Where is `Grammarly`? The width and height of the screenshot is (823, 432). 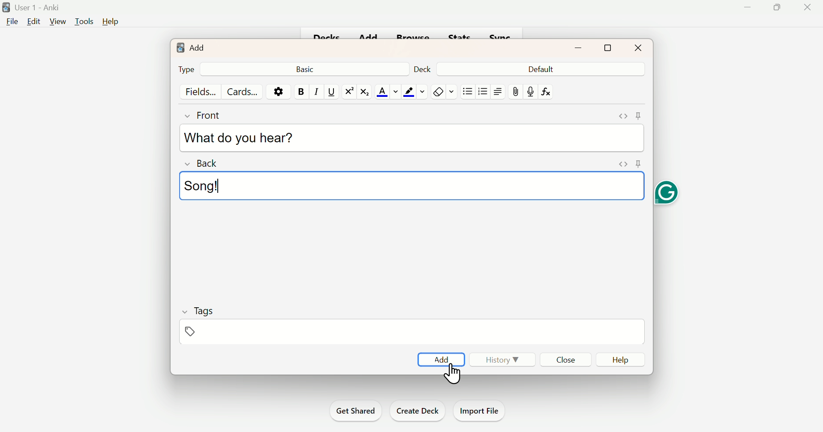
Grammarly is located at coordinates (669, 194).